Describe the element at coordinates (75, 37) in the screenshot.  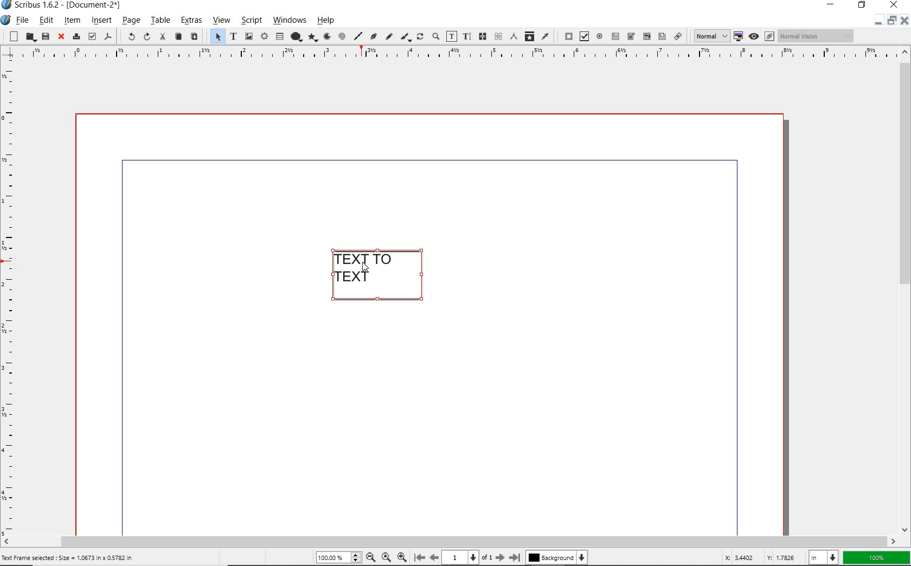
I see `print` at that location.